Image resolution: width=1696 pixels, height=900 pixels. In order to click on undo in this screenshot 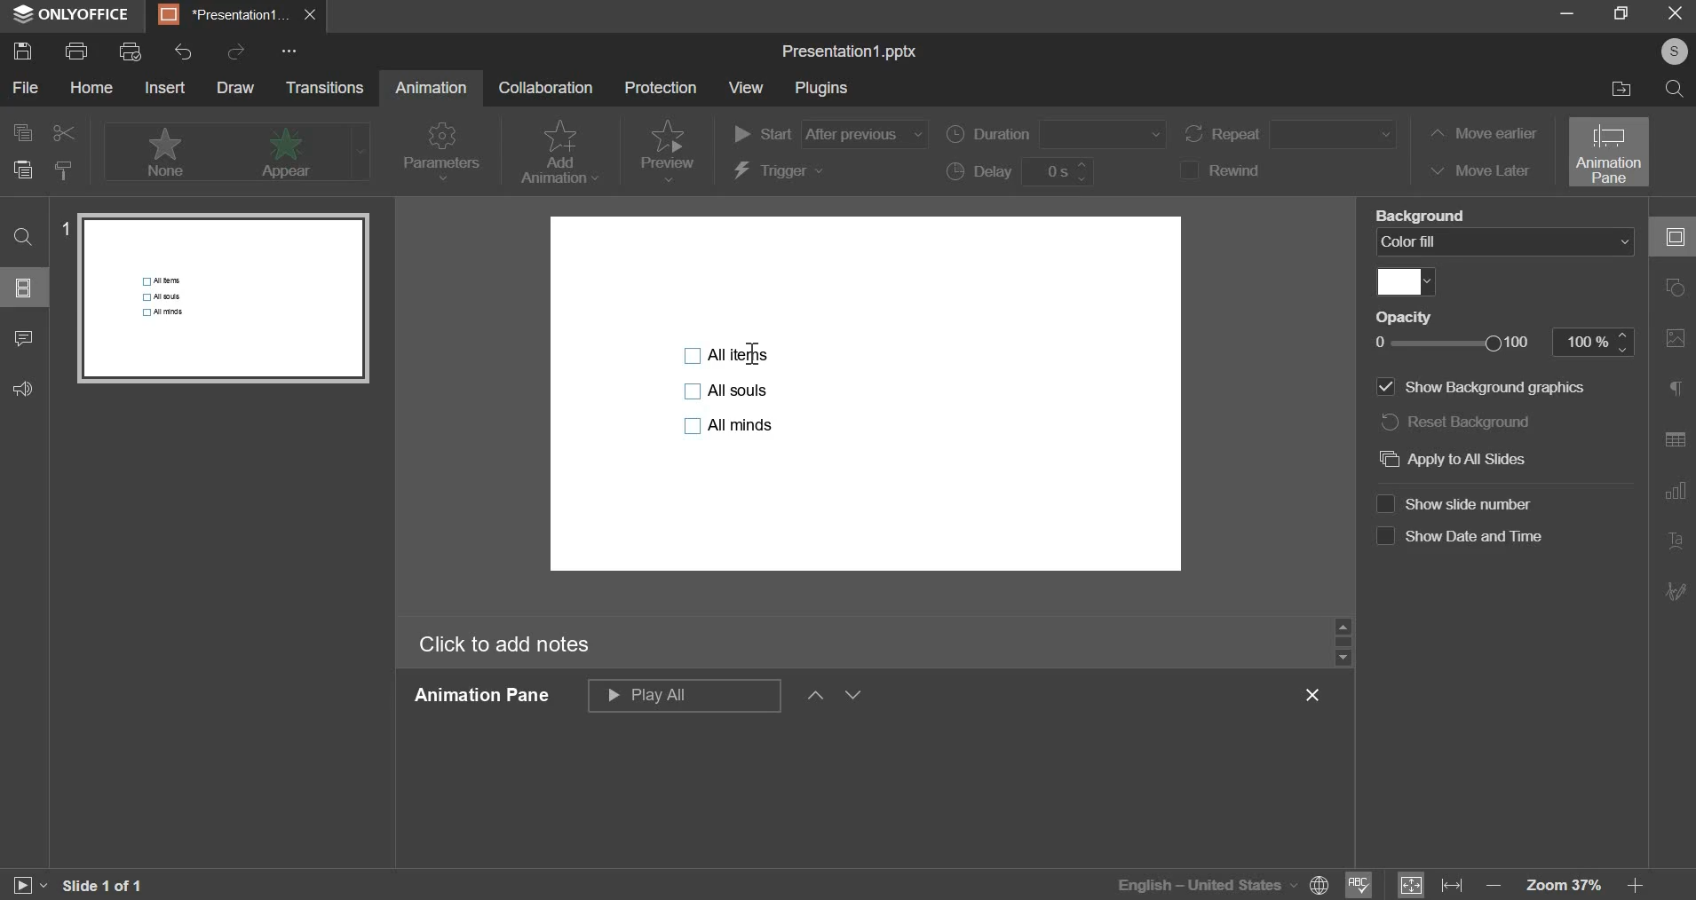, I will do `click(183, 52)`.